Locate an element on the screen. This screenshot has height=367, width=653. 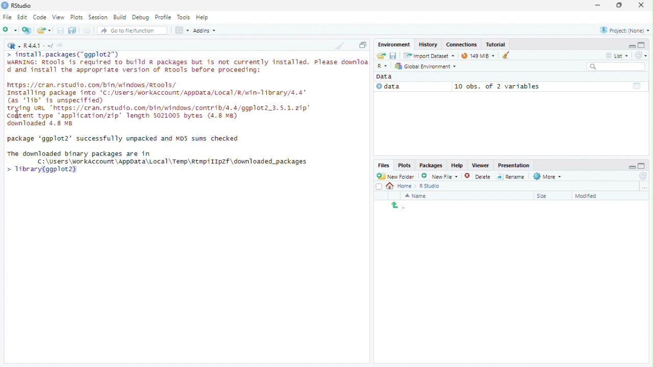
Clear console is located at coordinates (339, 45).